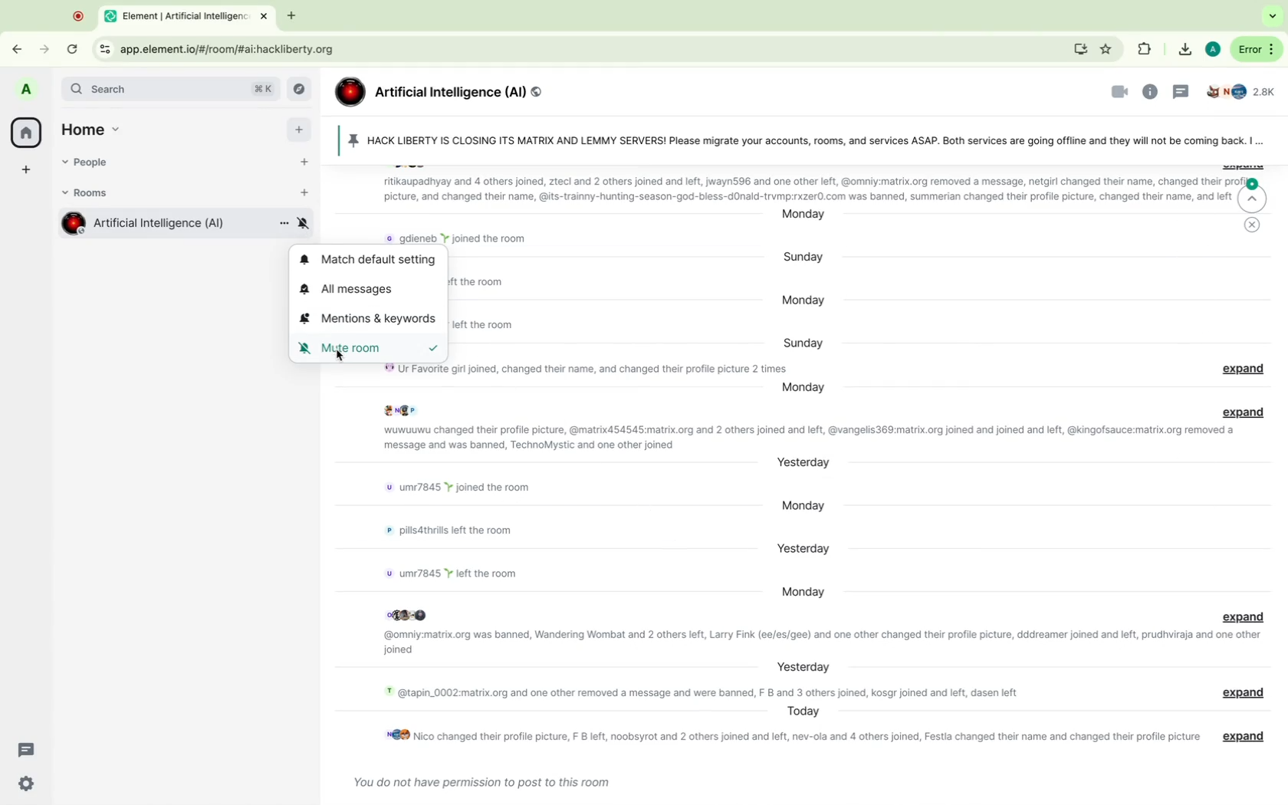 This screenshot has height=805, width=1288. What do you see at coordinates (71, 48) in the screenshot?
I see `refresh` at bounding box center [71, 48].